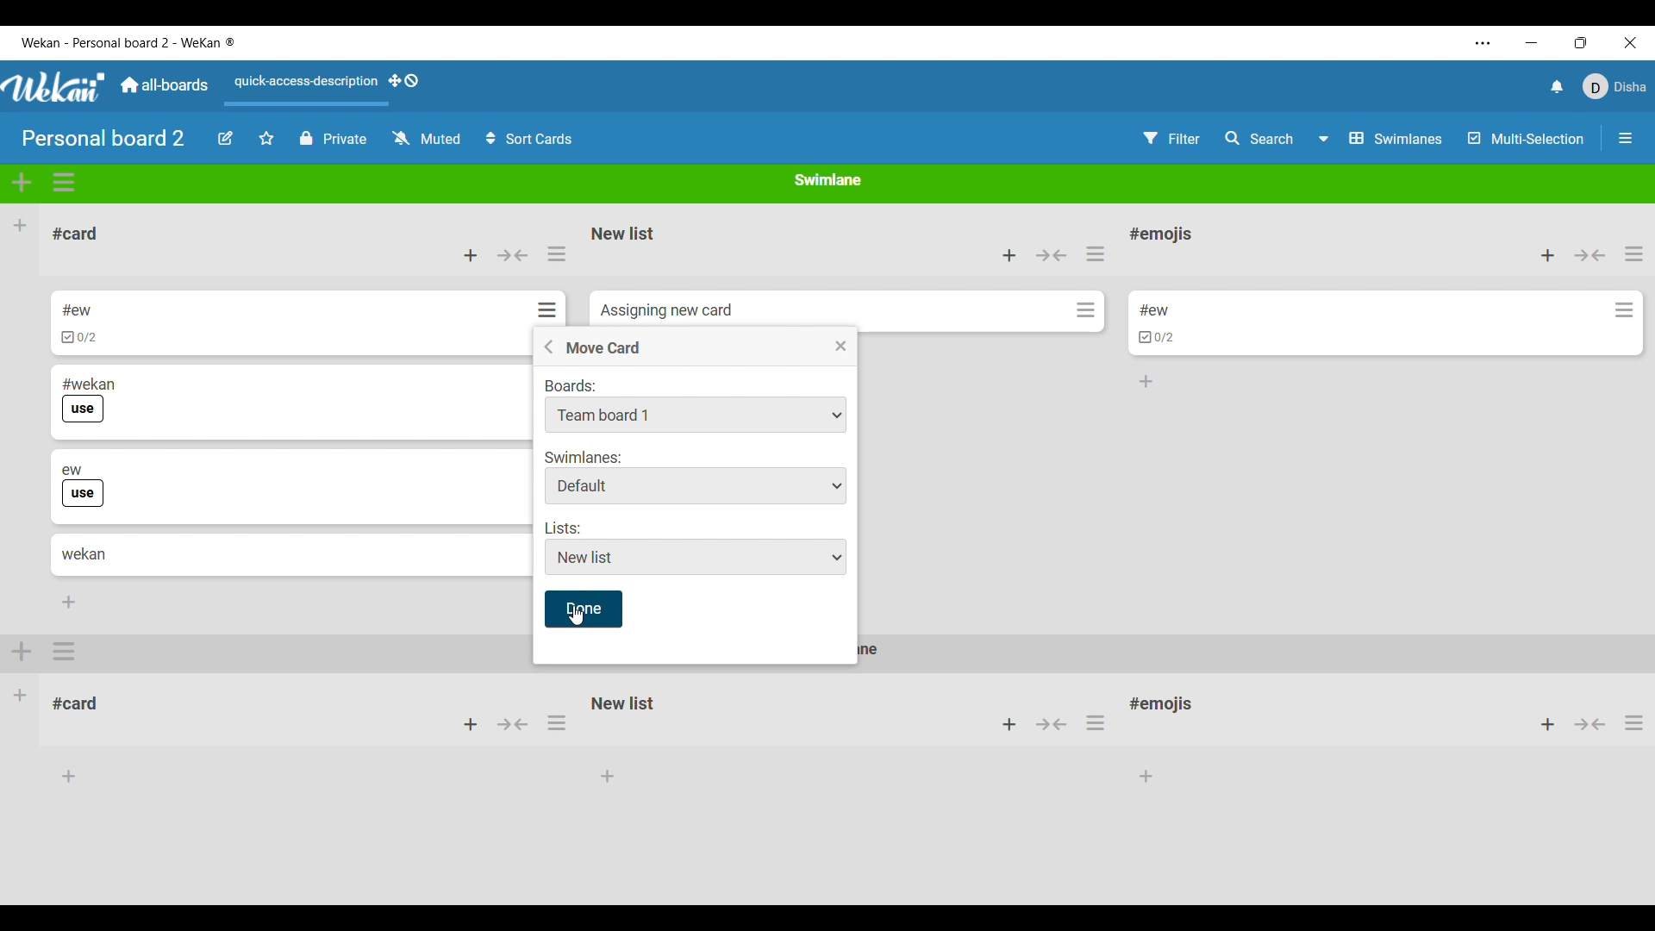 This screenshot has width=1655, height=931. Describe the element at coordinates (1101, 722) in the screenshot. I see `options` at that location.